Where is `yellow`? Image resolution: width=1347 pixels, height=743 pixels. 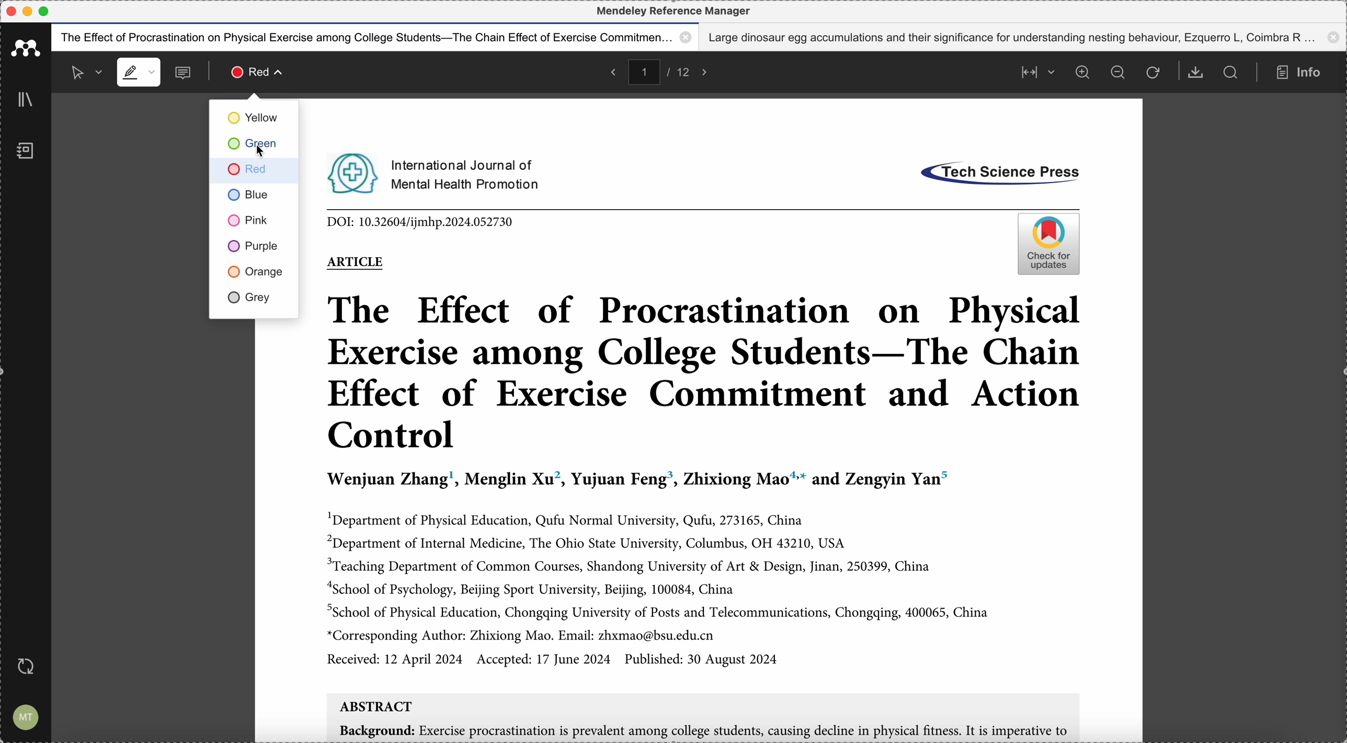 yellow is located at coordinates (254, 116).